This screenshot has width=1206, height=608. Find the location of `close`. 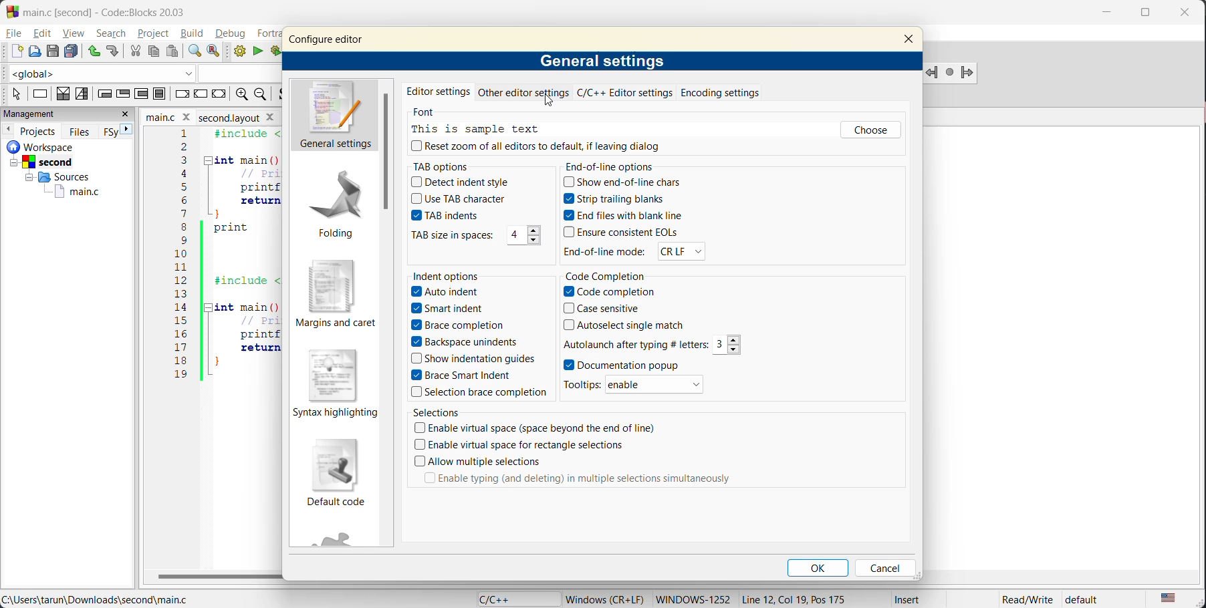

close is located at coordinates (125, 116).